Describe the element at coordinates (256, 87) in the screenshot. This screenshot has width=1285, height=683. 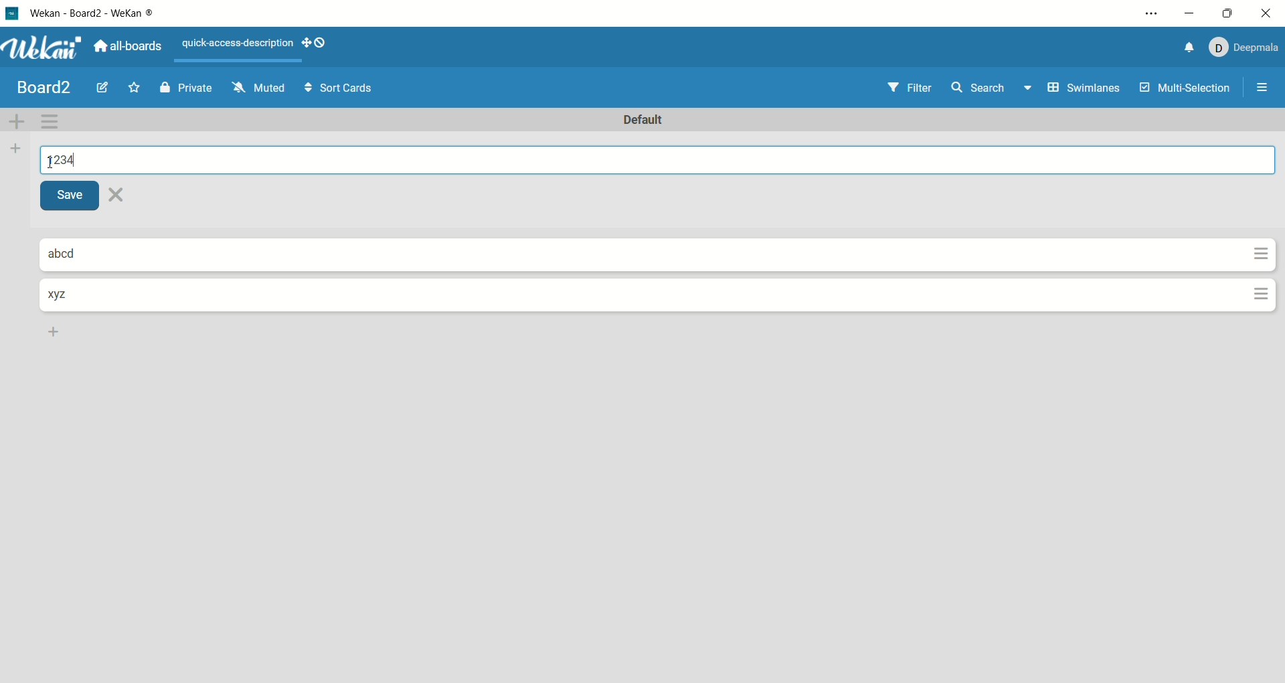
I see `muted` at that location.